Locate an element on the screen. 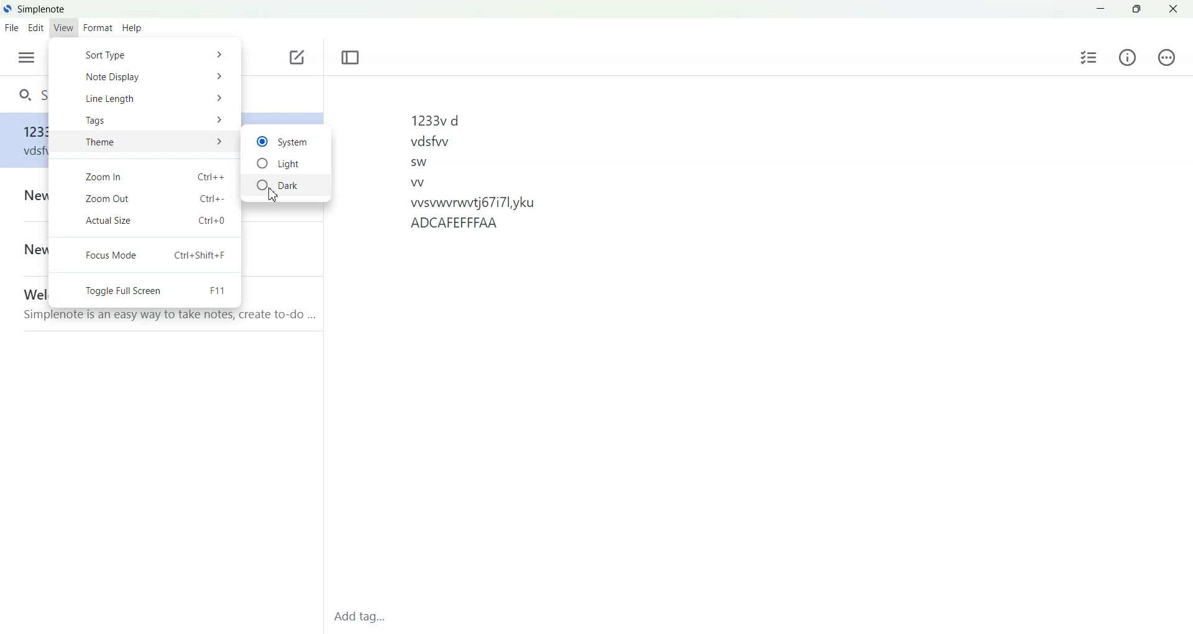 Image resolution: width=1193 pixels, height=634 pixels. Add Tag is located at coordinates (366, 617).